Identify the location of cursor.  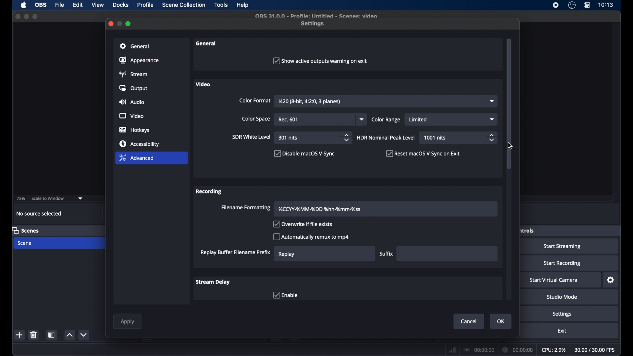
(511, 147).